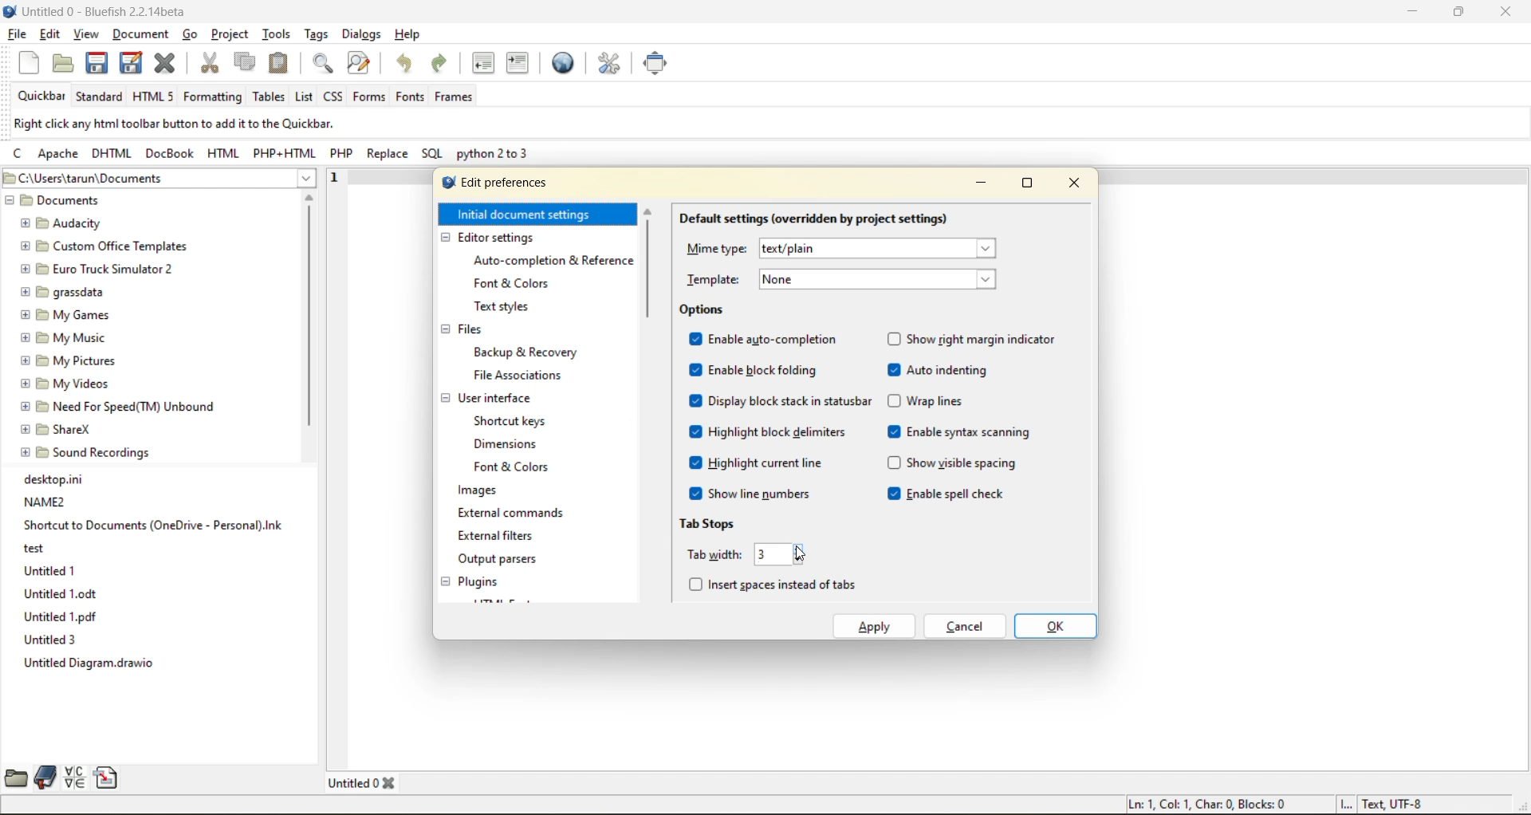  Describe the element at coordinates (143, 37) in the screenshot. I see `document` at that location.